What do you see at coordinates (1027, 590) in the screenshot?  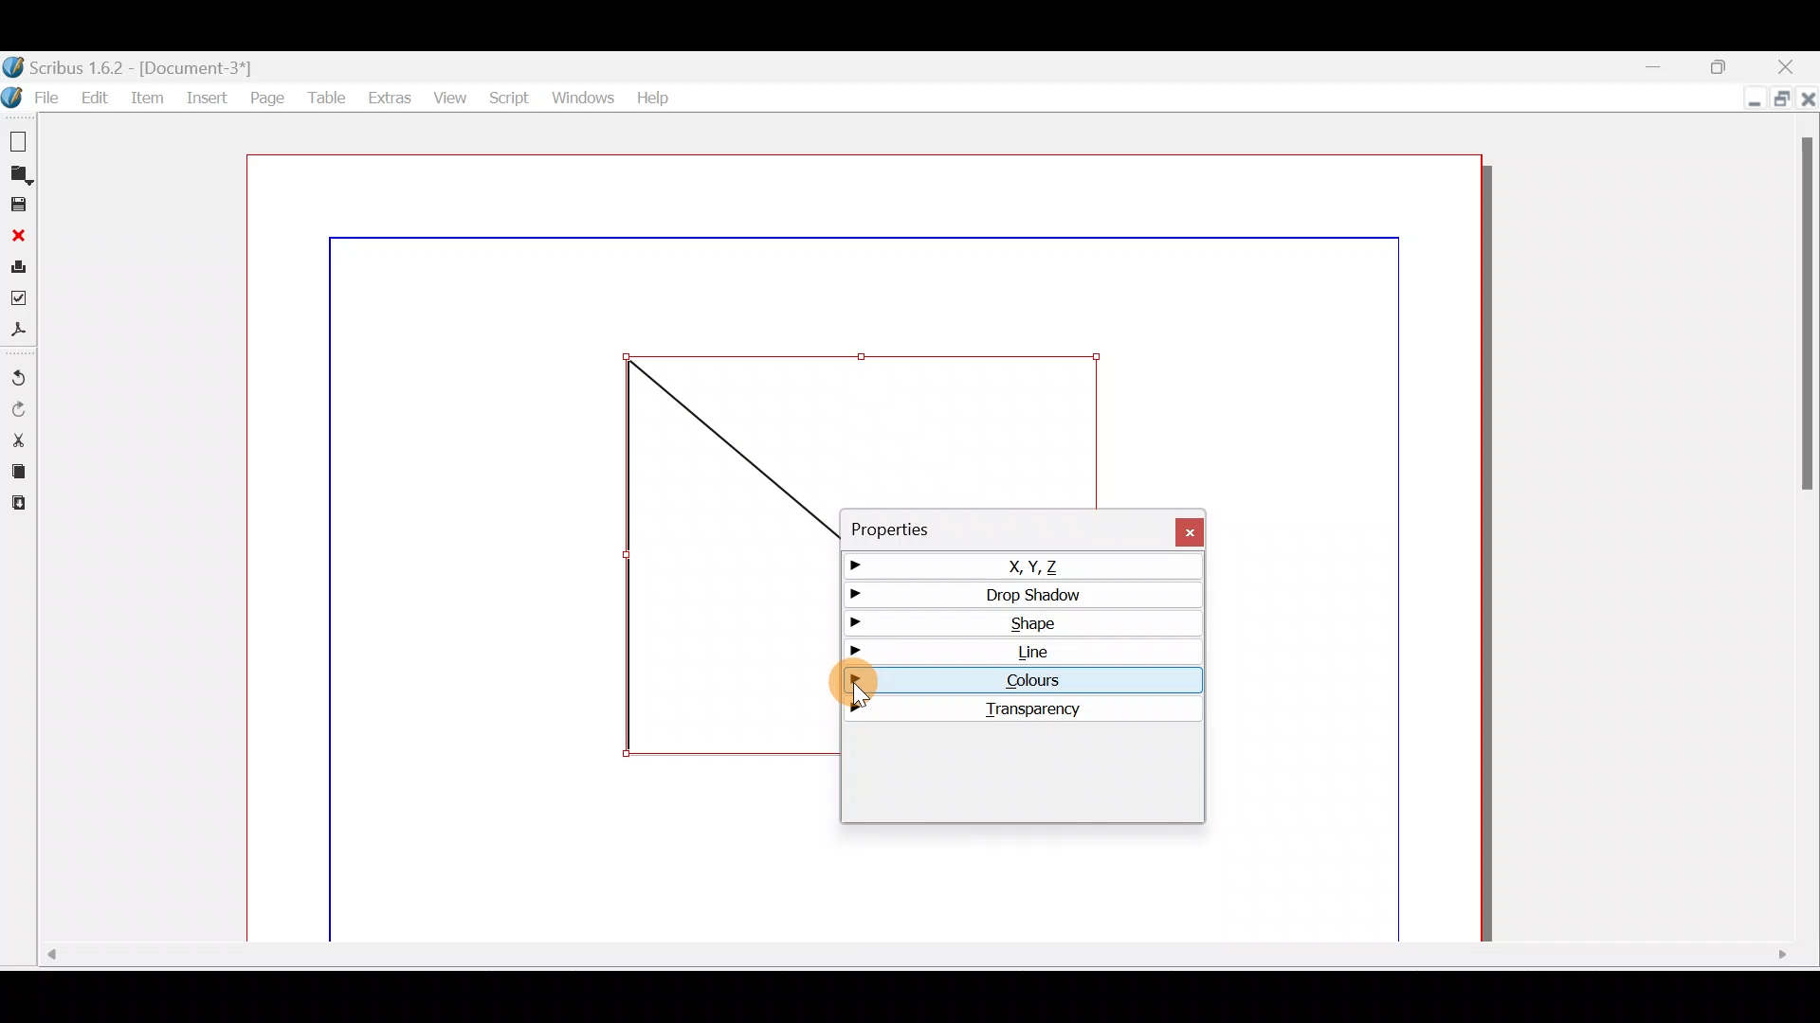 I see `Drop shadow` at bounding box center [1027, 590].